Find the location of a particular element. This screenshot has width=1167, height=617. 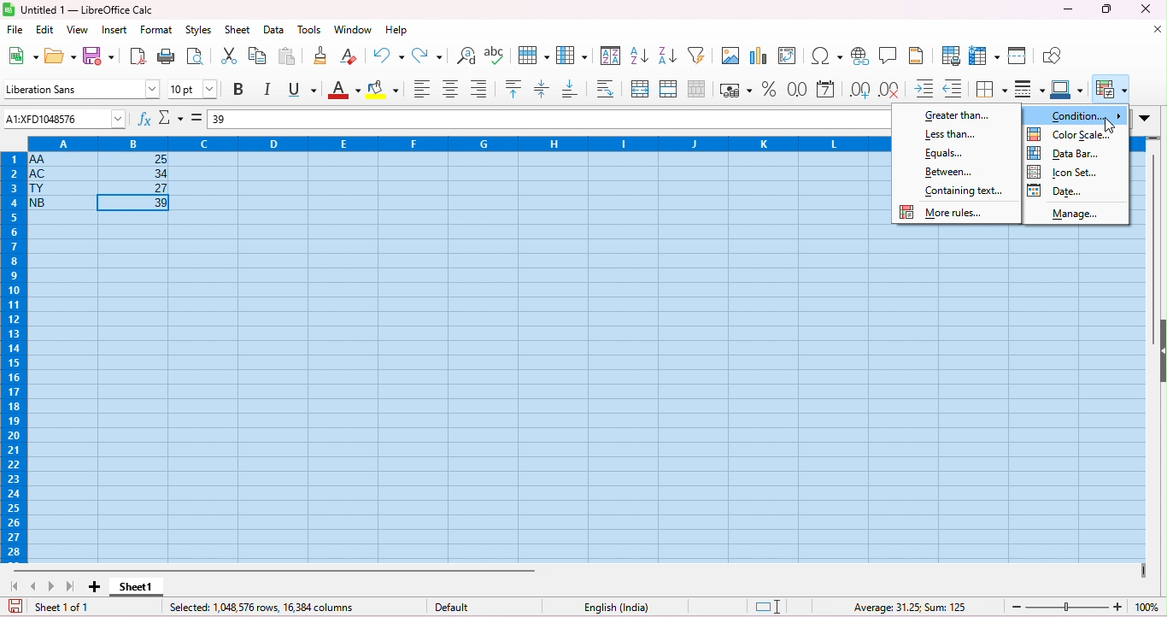

selected row and columns is located at coordinates (263, 607).